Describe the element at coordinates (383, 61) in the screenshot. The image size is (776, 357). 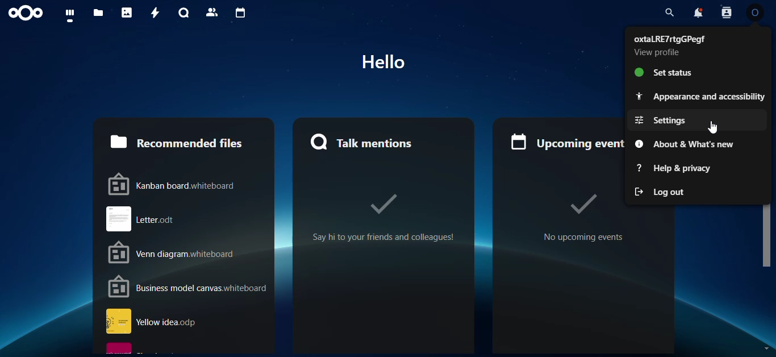
I see `hello` at that location.